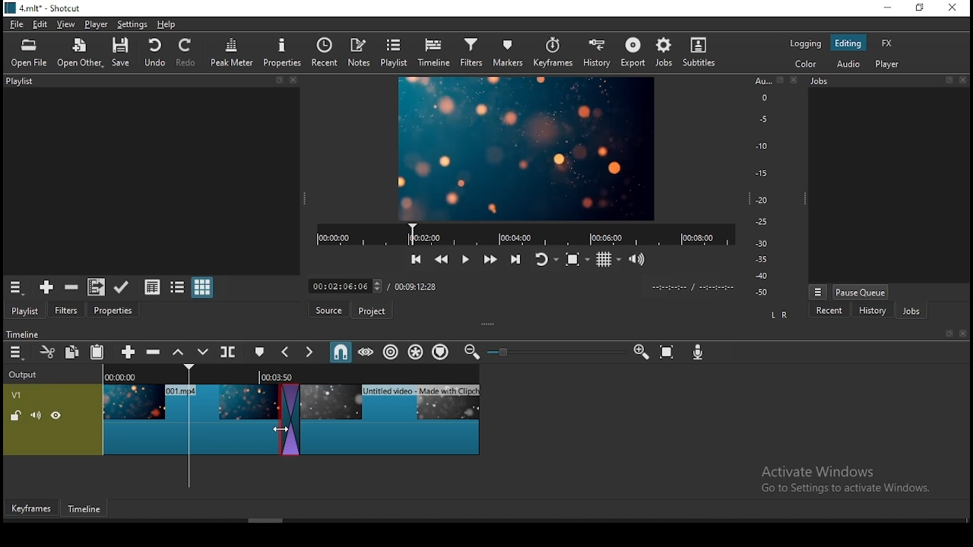  I want to click on view as icons, so click(203, 288).